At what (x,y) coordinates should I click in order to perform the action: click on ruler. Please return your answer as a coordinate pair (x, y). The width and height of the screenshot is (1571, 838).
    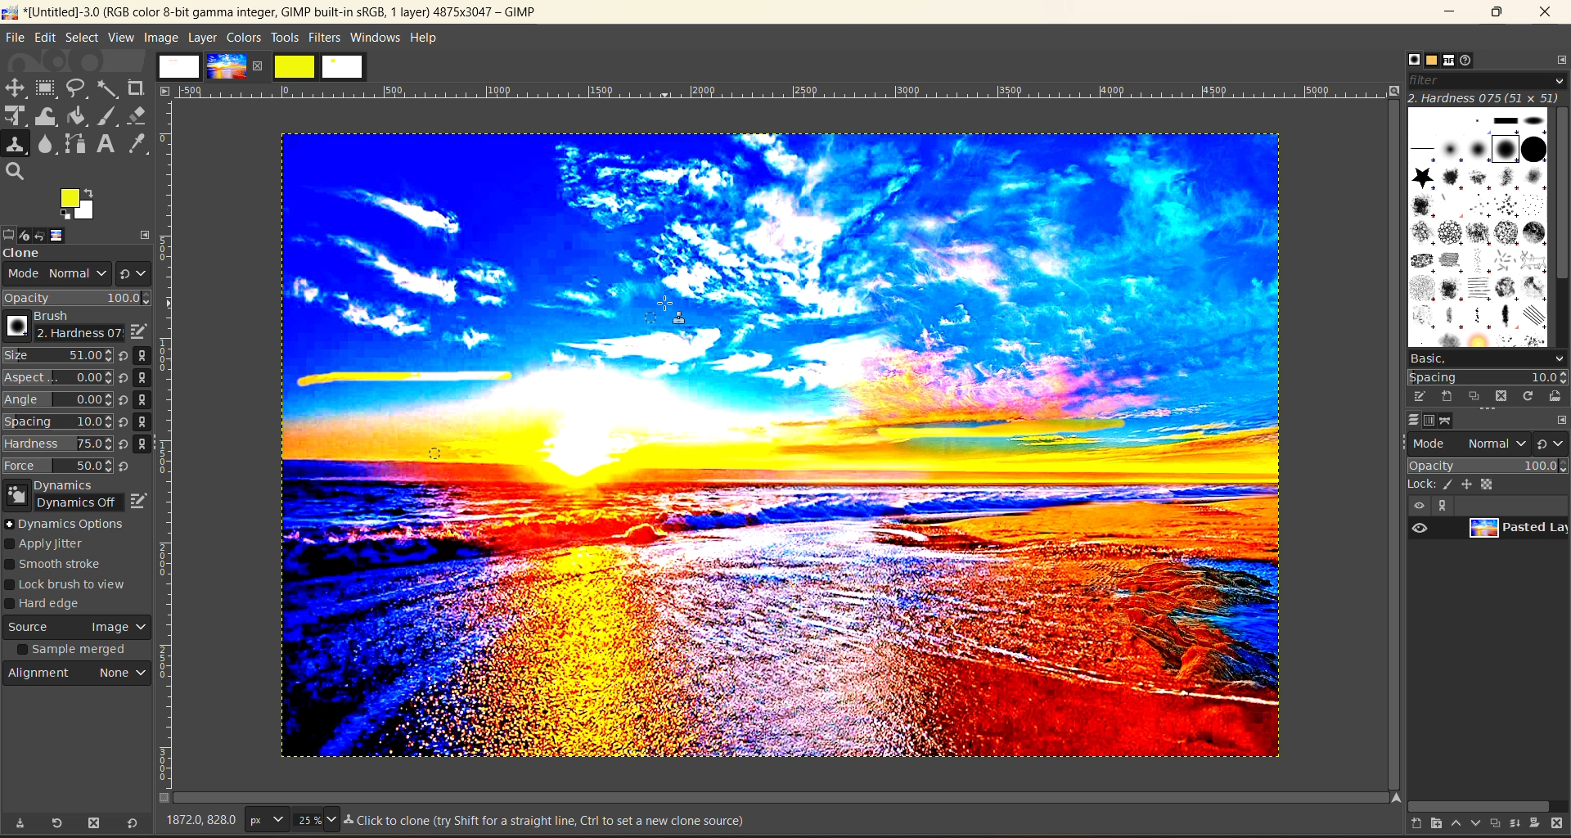
    Looking at the image, I should click on (171, 448).